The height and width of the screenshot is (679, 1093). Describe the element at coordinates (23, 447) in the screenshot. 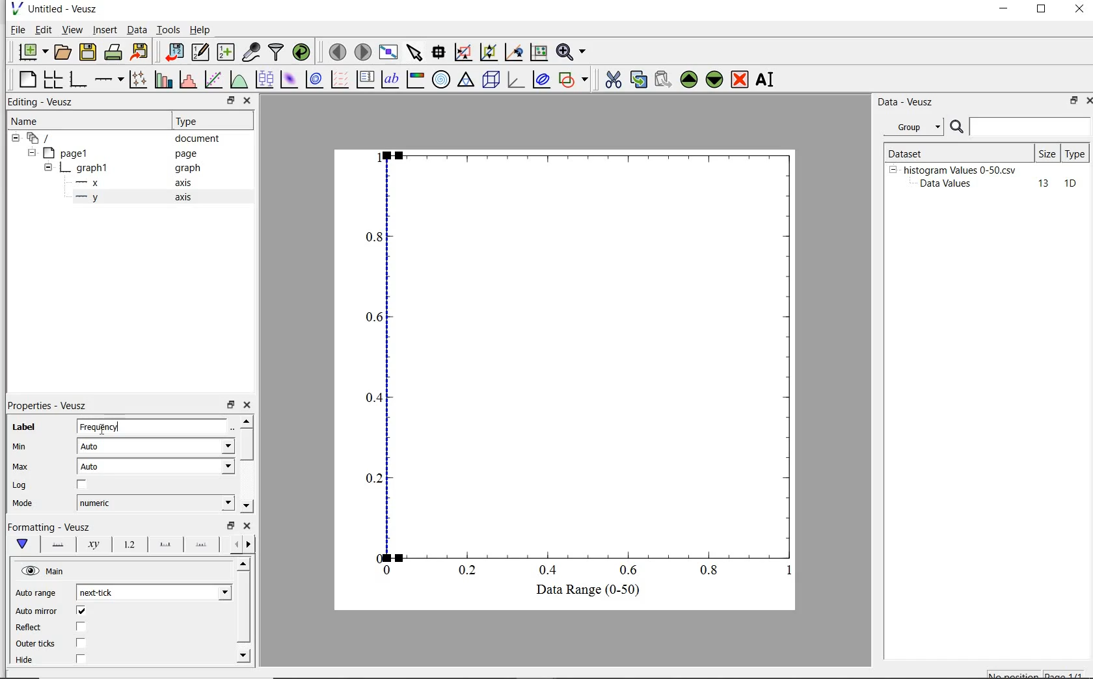

I see `min` at that location.